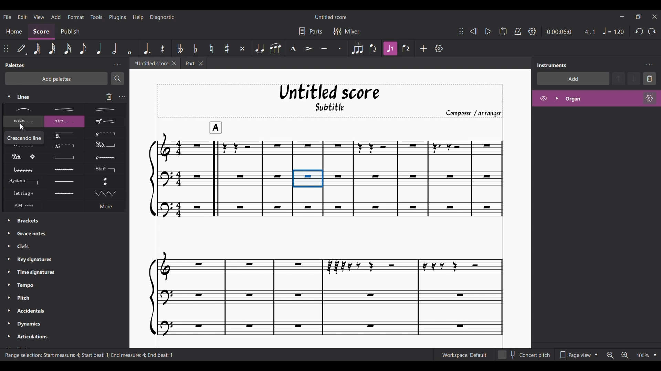  What do you see at coordinates (162, 17) in the screenshot?
I see `Diagnostic menu` at bounding box center [162, 17].